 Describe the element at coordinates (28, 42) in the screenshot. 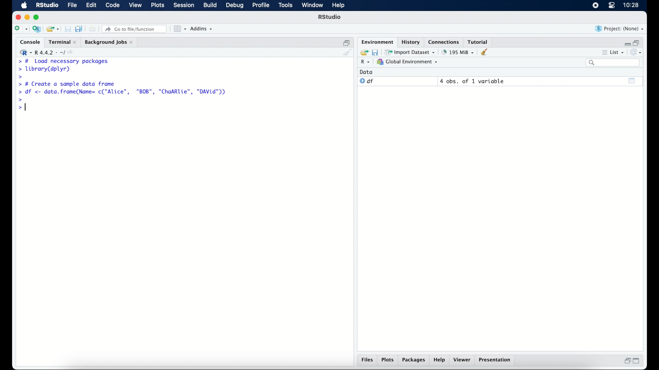

I see `console` at that location.